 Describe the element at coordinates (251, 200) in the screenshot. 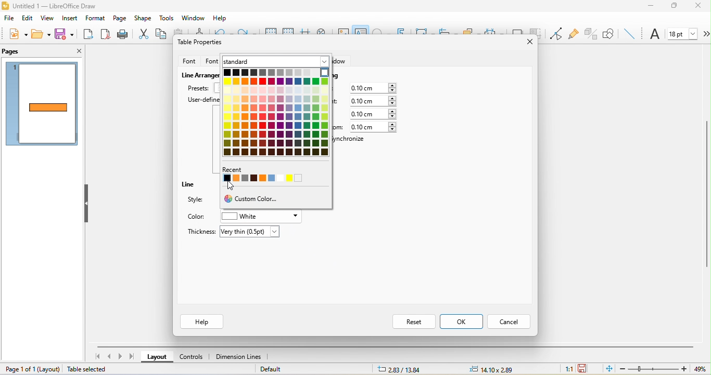

I see `custom color` at that location.